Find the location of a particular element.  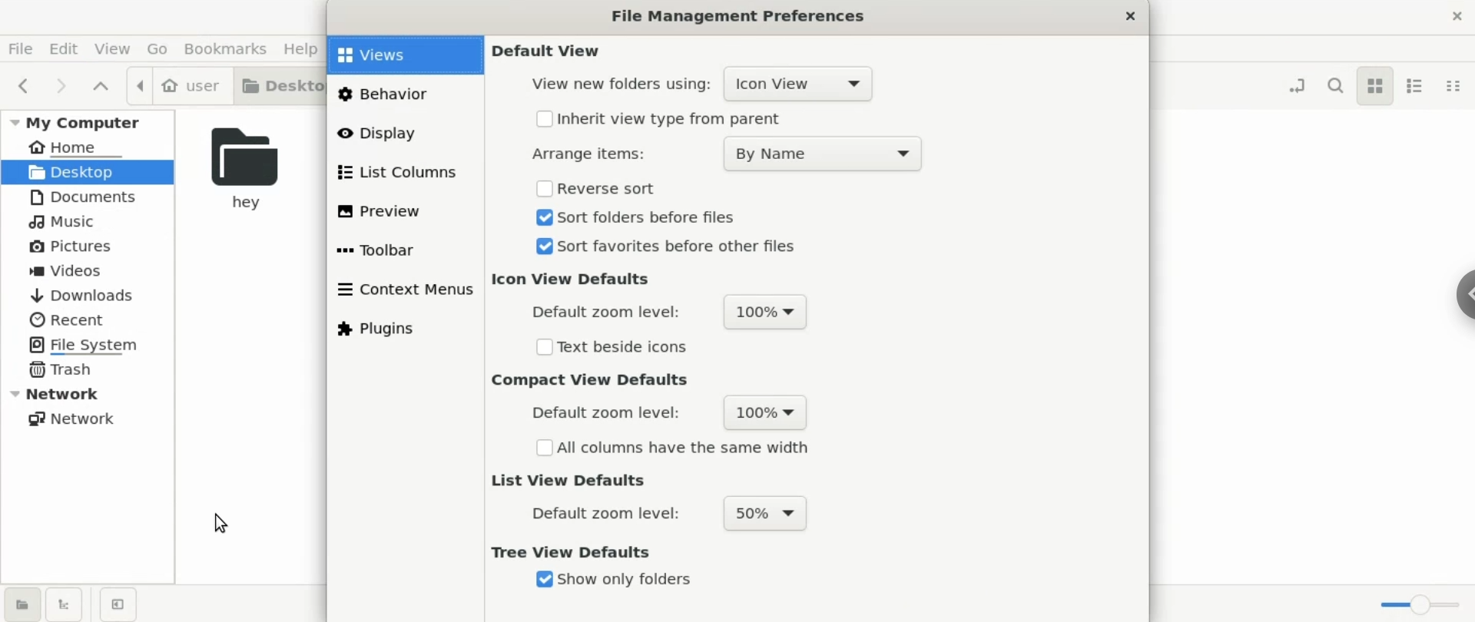

default zoom level is located at coordinates (608, 414).